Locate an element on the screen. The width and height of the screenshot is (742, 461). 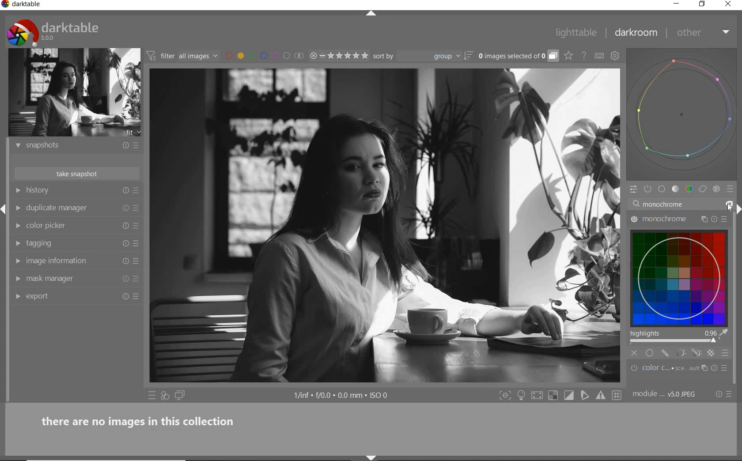
off is located at coordinates (634, 353).